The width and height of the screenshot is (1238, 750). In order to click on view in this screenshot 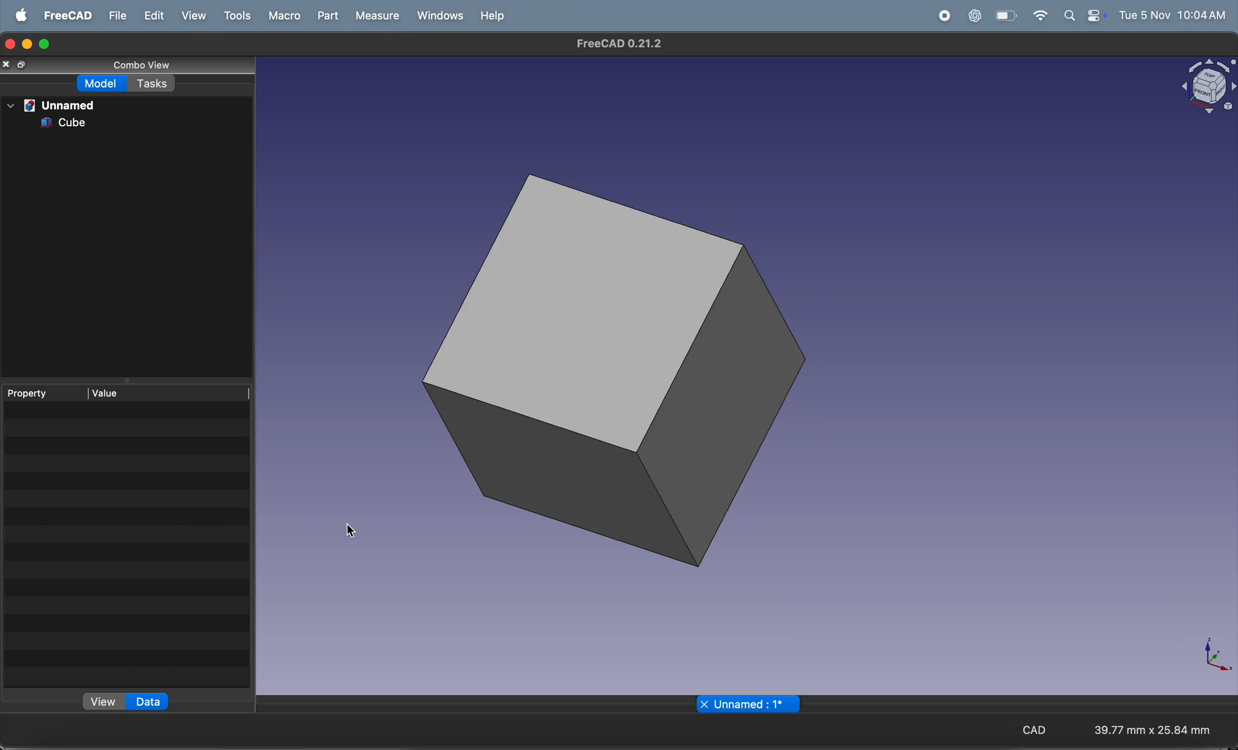, I will do `click(192, 14)`.